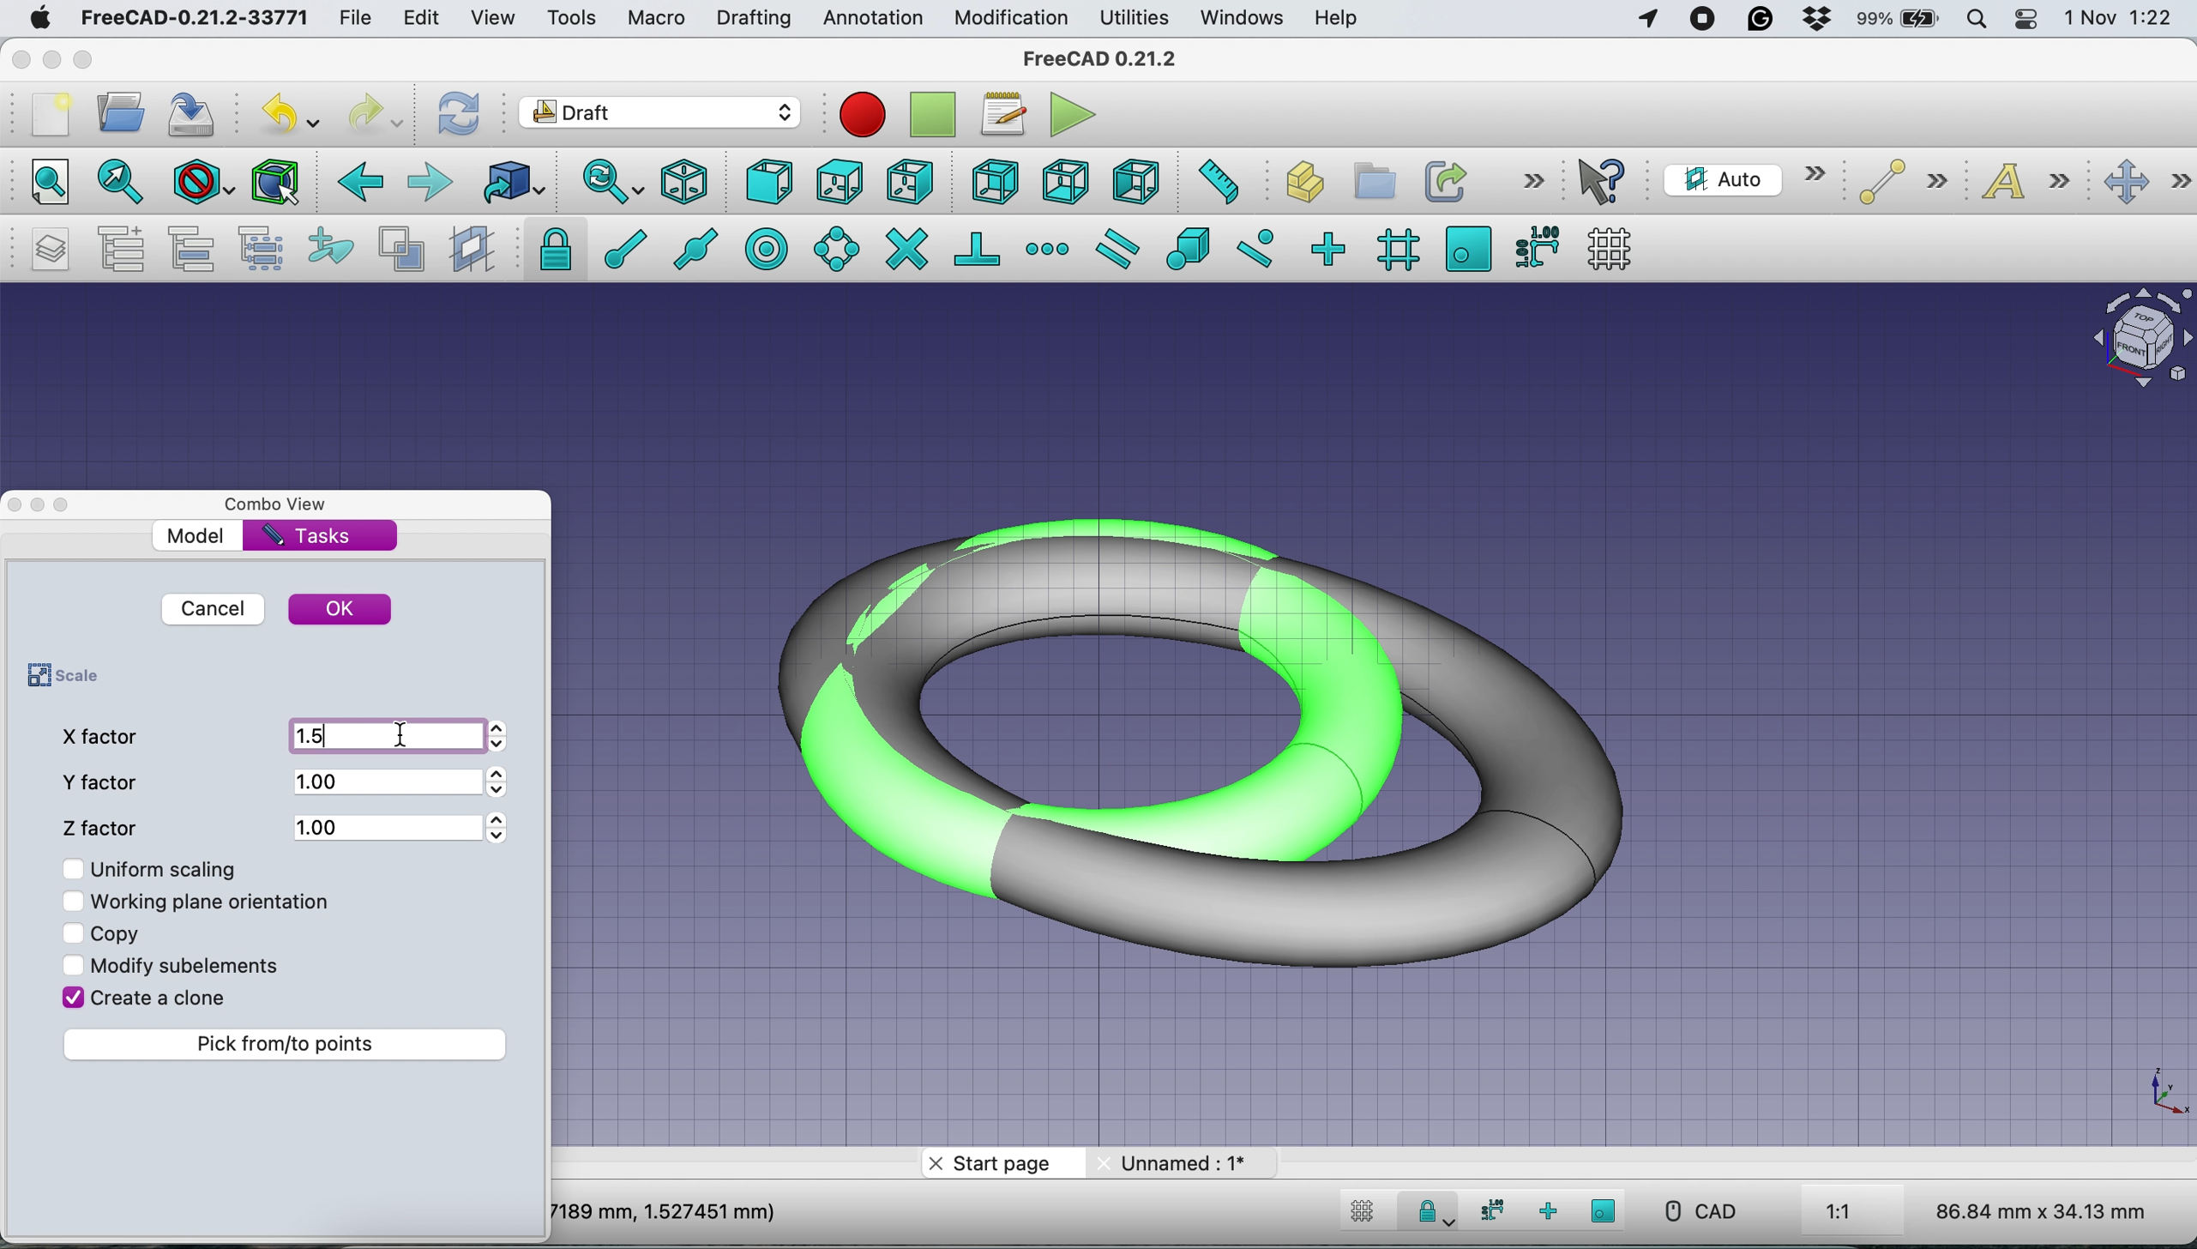  I want to click on snap angle, so click(837, 248).